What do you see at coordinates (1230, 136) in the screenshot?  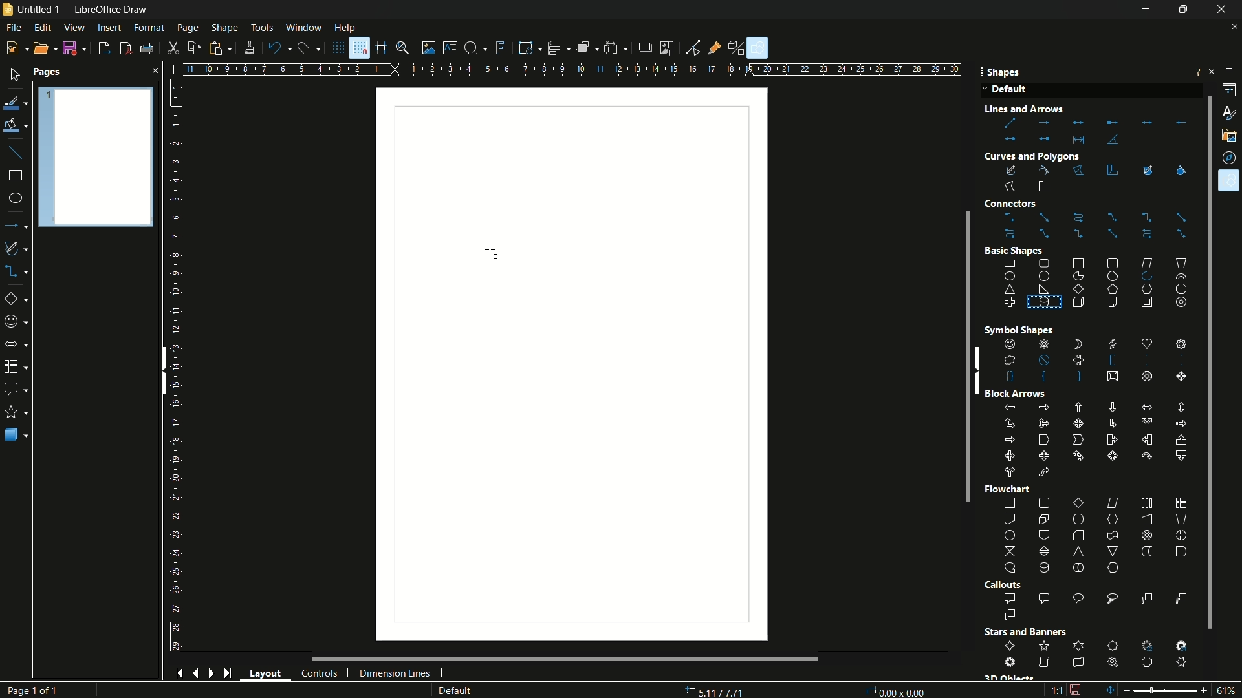 I see `gallery` at bounding box center [1230, 136].